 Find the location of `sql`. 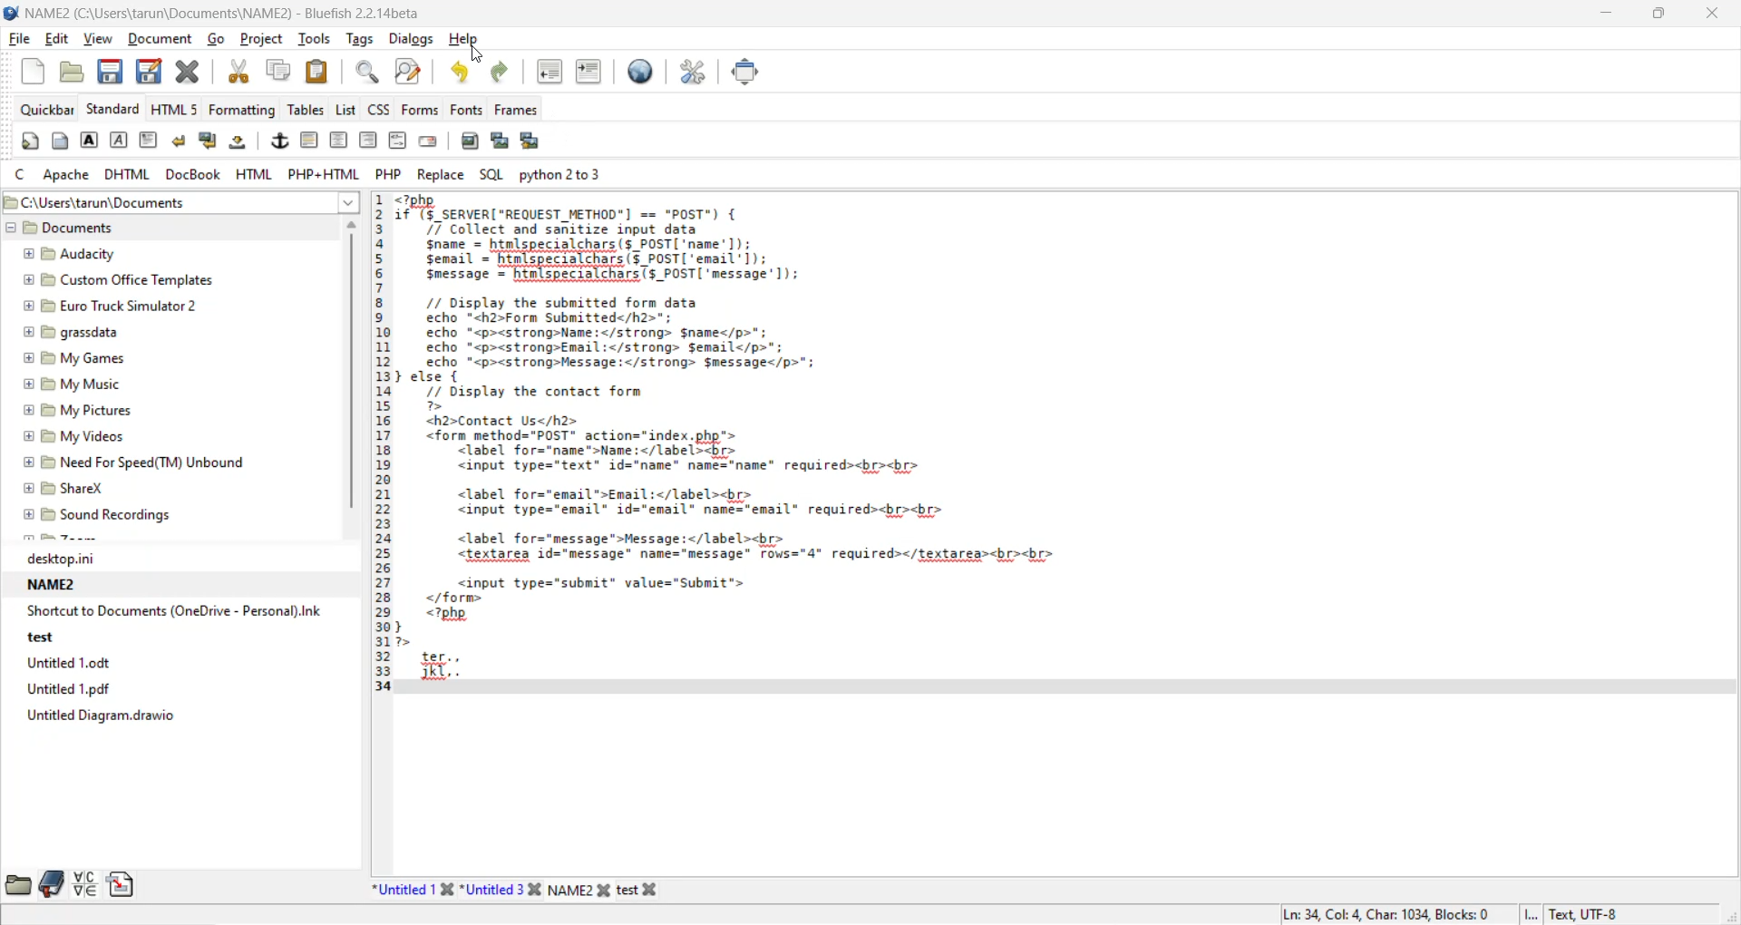

sql is located at coordinates (489, 174).